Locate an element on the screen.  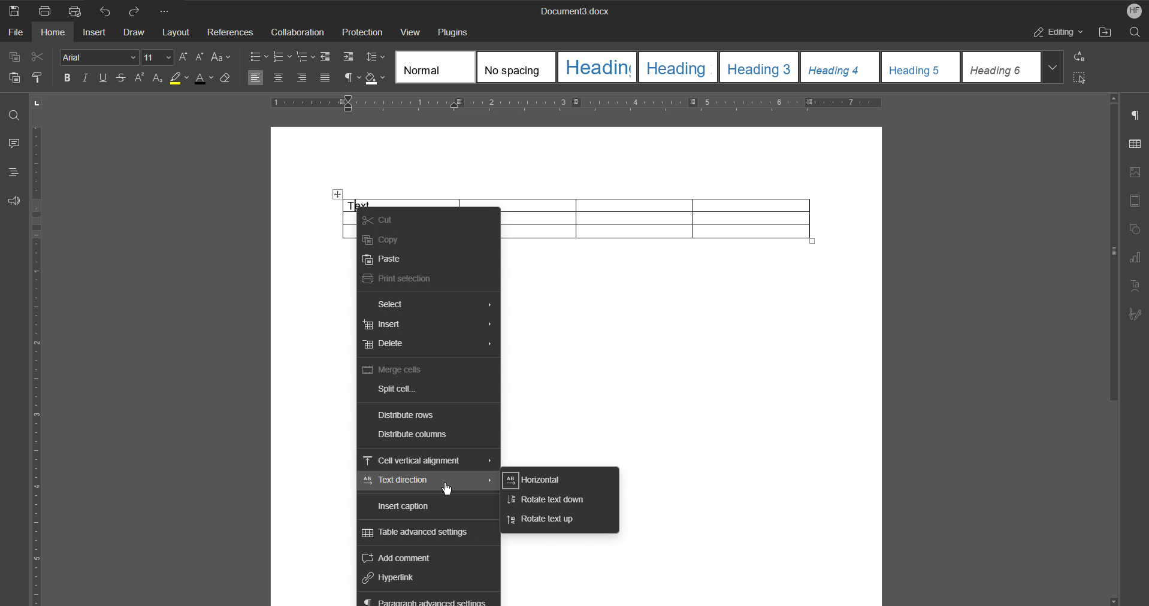
Distribute columns is located at coordinates (413, 435).